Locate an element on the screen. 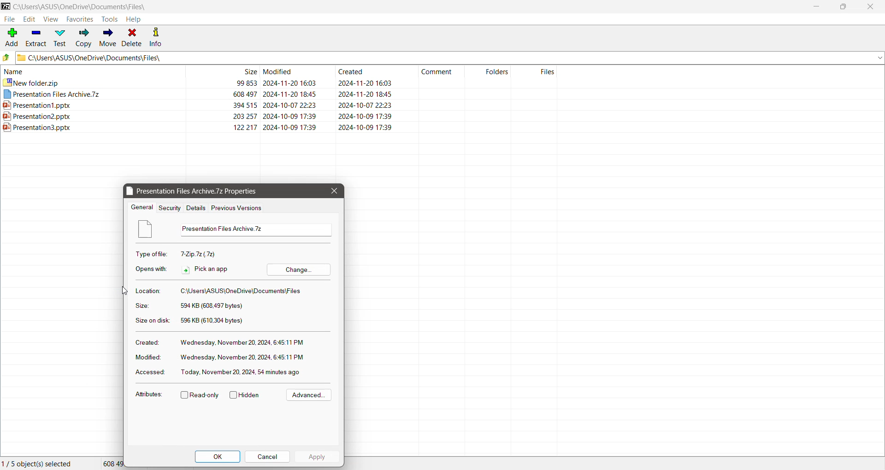 The width and height of the screenshot is (885, 470). Copy is located at coordinates (83, 38).